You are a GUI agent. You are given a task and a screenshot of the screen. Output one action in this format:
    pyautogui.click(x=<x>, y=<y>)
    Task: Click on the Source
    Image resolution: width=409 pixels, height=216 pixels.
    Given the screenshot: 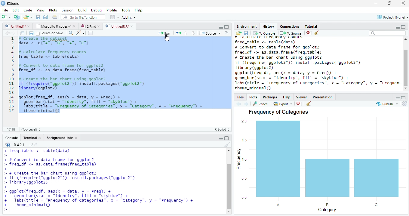 What is the action you would take?
    pyautogui.click(x=211, y=33)
    